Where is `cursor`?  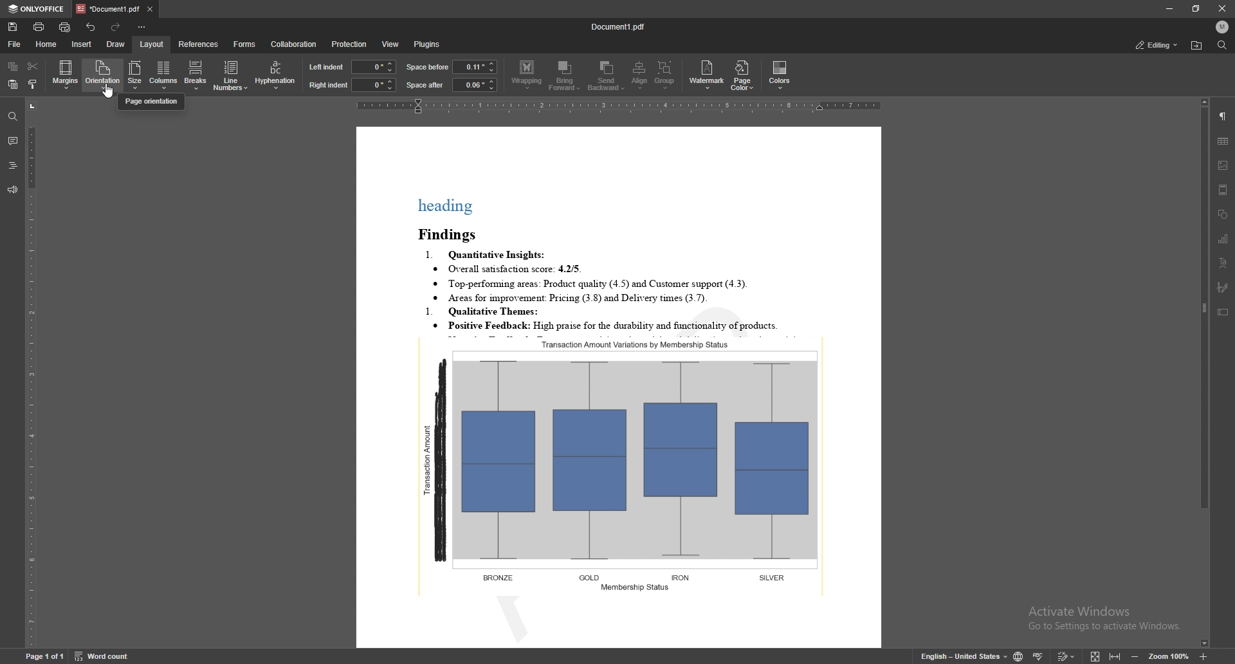
cursor is located at coordinates (114, 92).